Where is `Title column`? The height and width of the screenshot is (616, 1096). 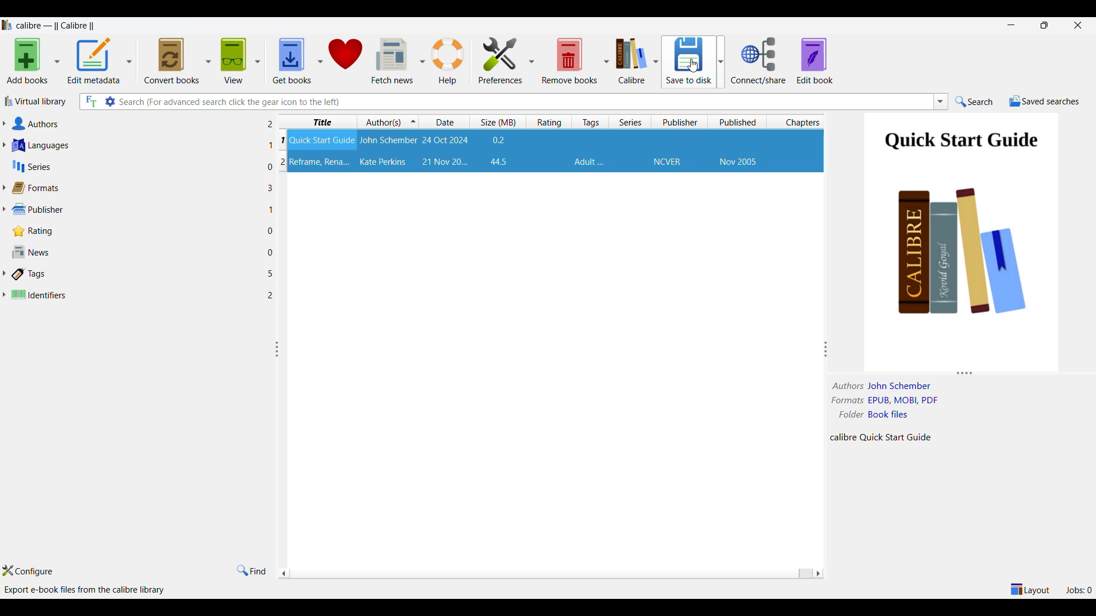
Title column is located at coordinates (321, 121).